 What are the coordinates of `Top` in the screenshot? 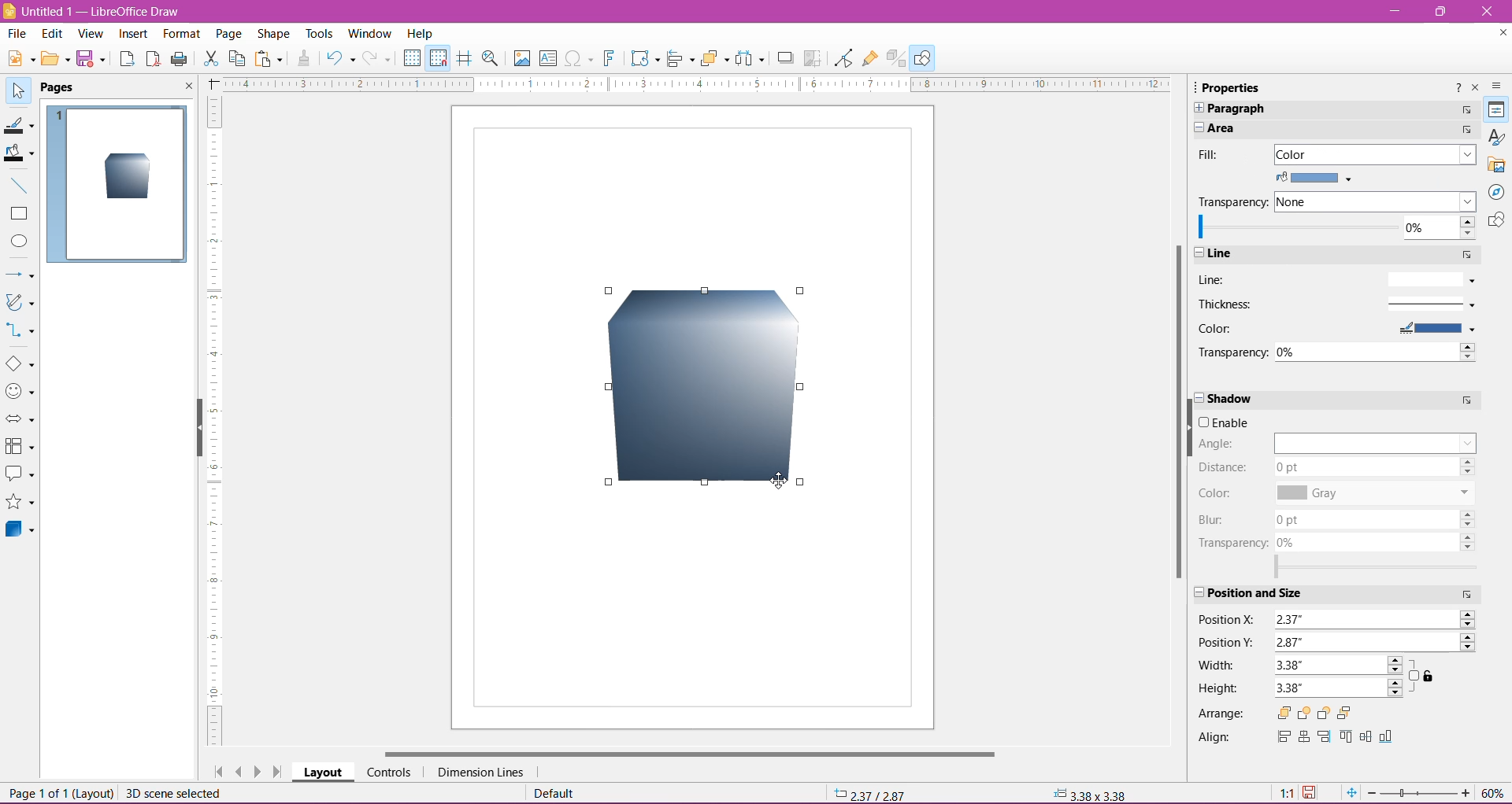 It's located at (1345, 739).